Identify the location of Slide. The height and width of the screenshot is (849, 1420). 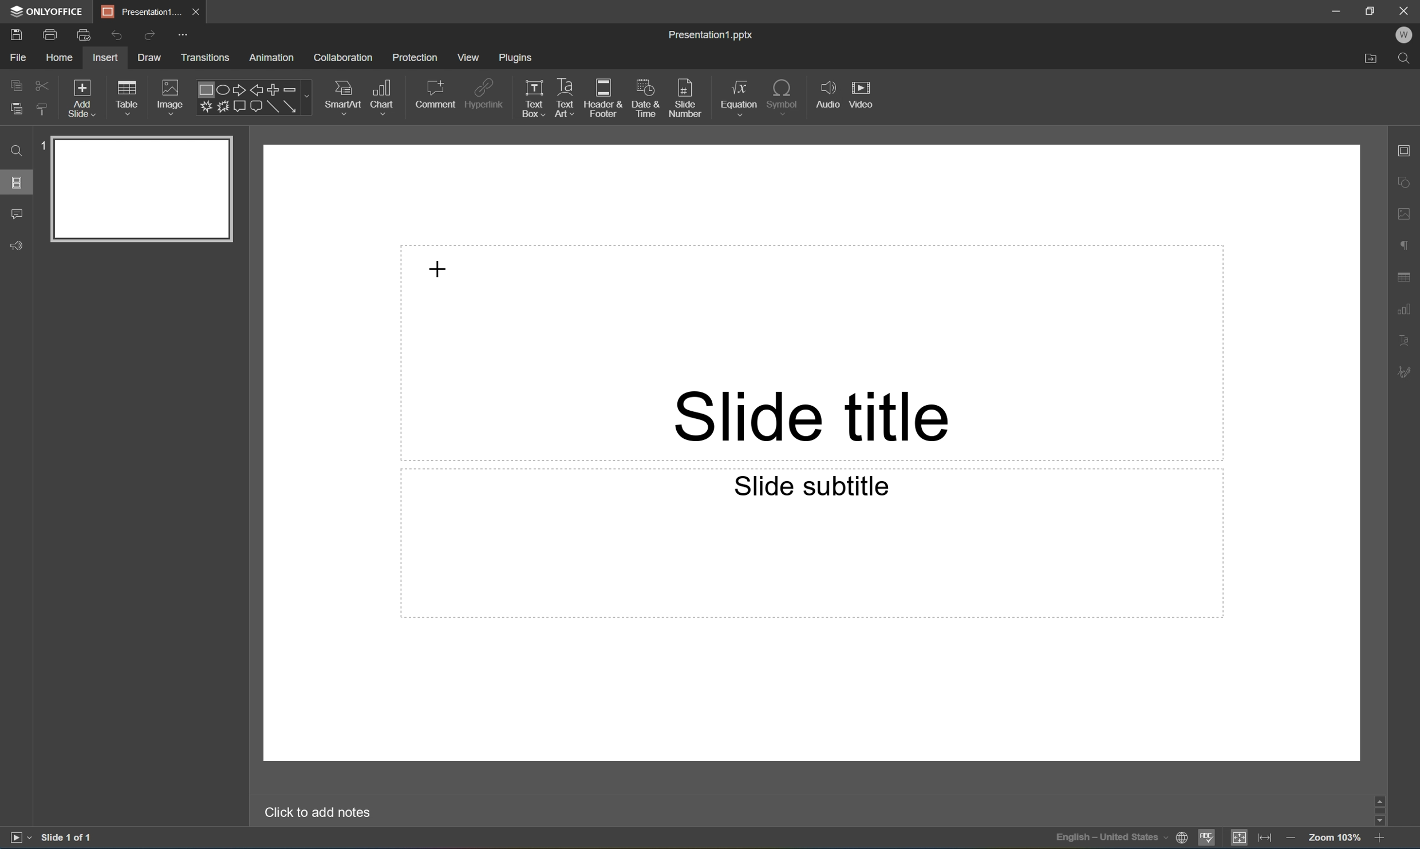
(142, 189).